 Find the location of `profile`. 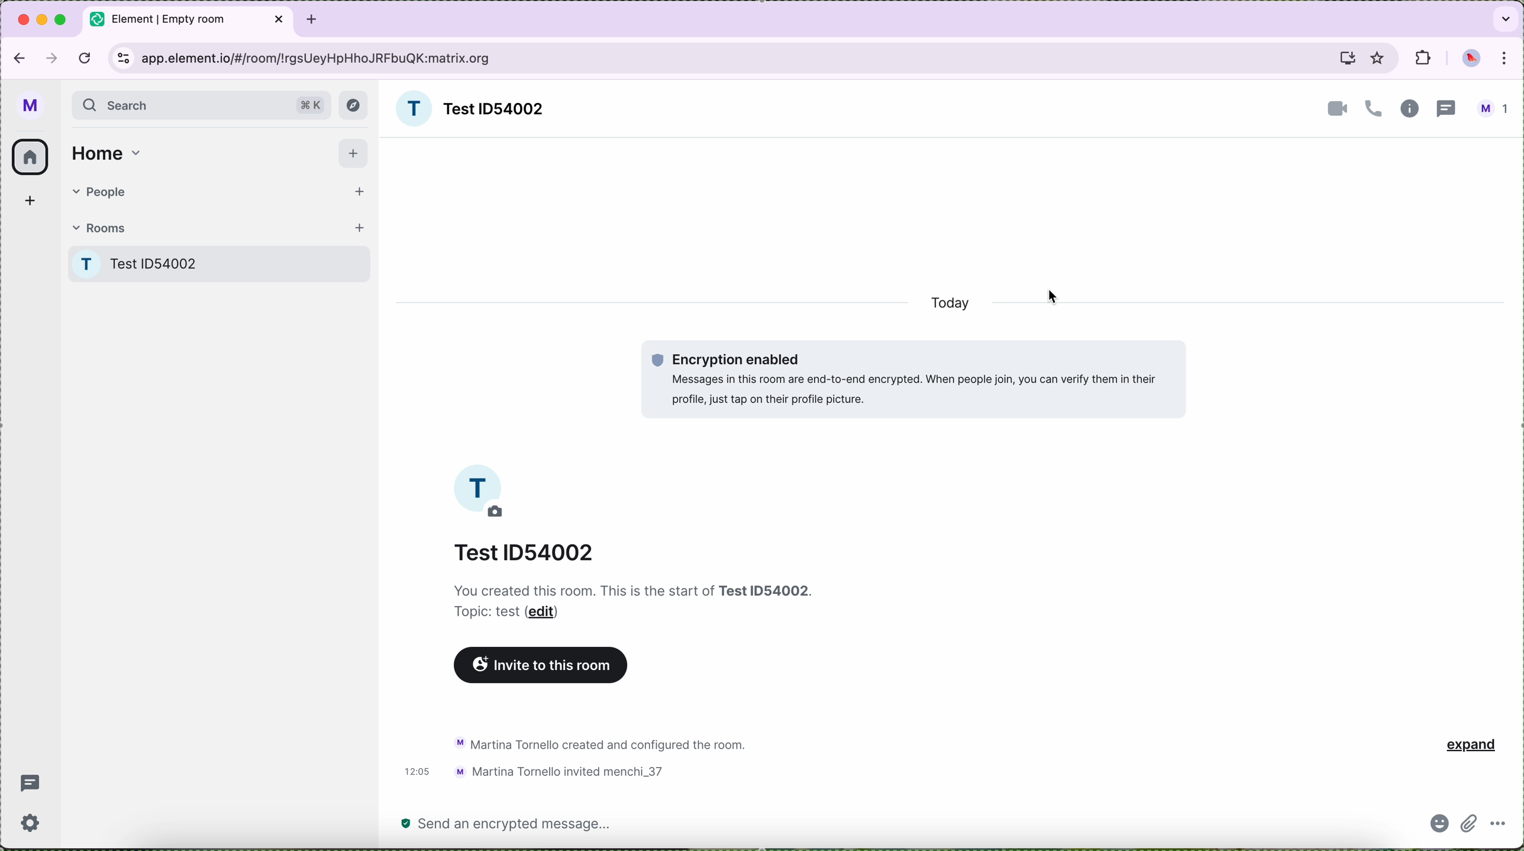

profile is located at coordinates (1496, 110).